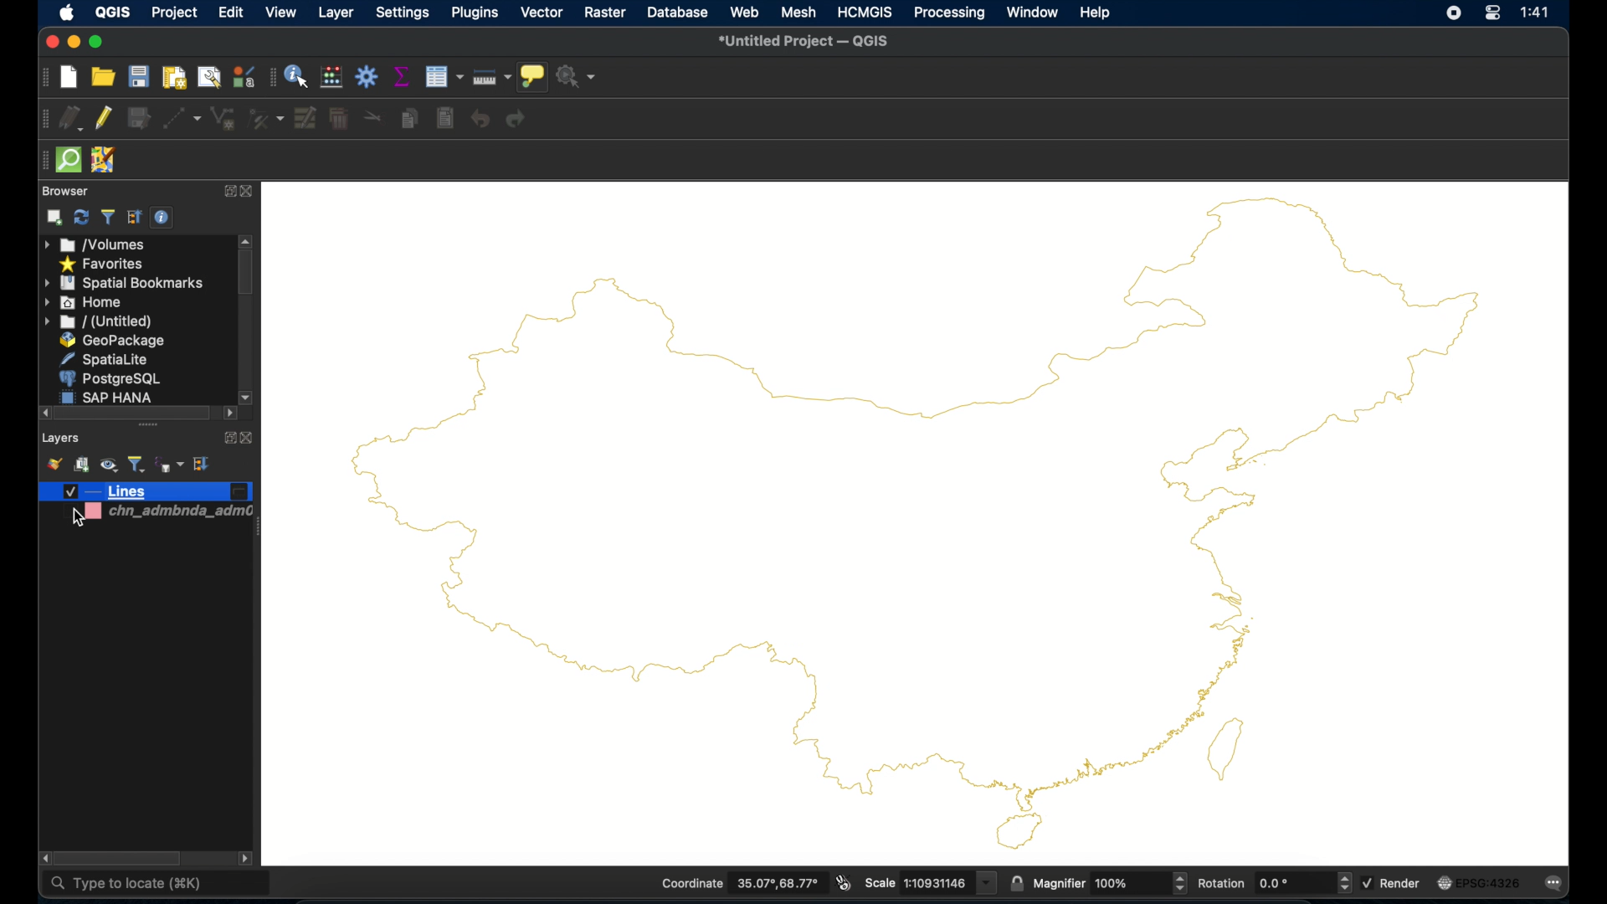 This screenshot has height=904, width=1607. What do you see at coordinates (533, 77) in the screenshot?
I see `show map tips` at bounding box center [533, 77].